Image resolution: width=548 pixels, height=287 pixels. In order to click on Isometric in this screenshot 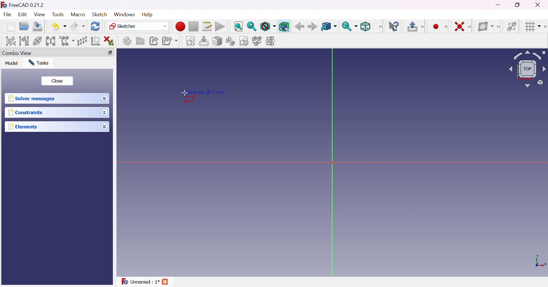, I will do `click(366, 26)`.